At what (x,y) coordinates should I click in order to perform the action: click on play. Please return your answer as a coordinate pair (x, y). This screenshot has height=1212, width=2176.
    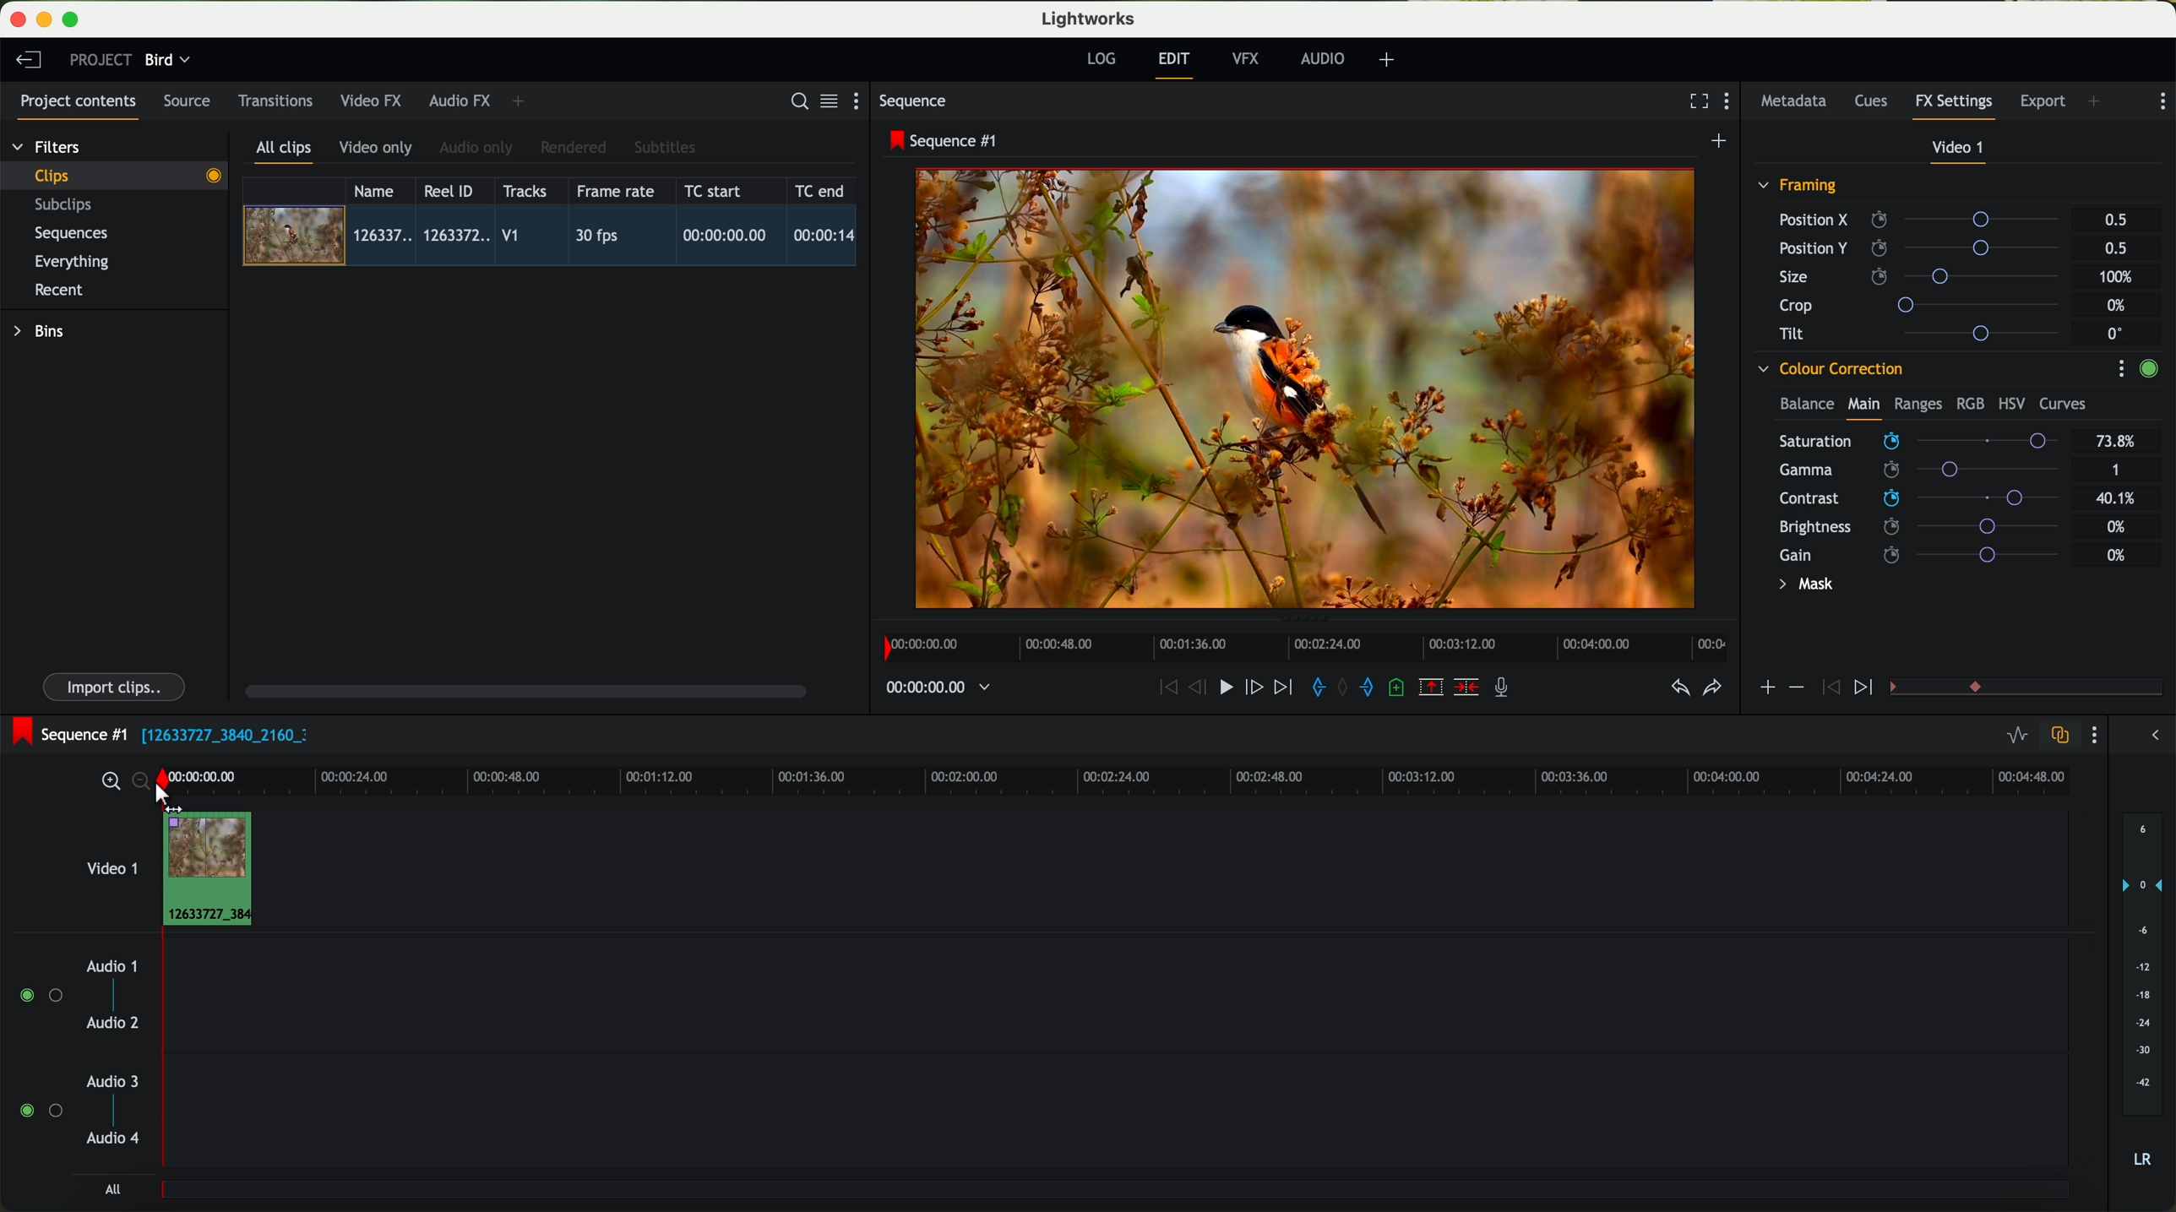
    Looking at the image, I should click on (1225, 686).